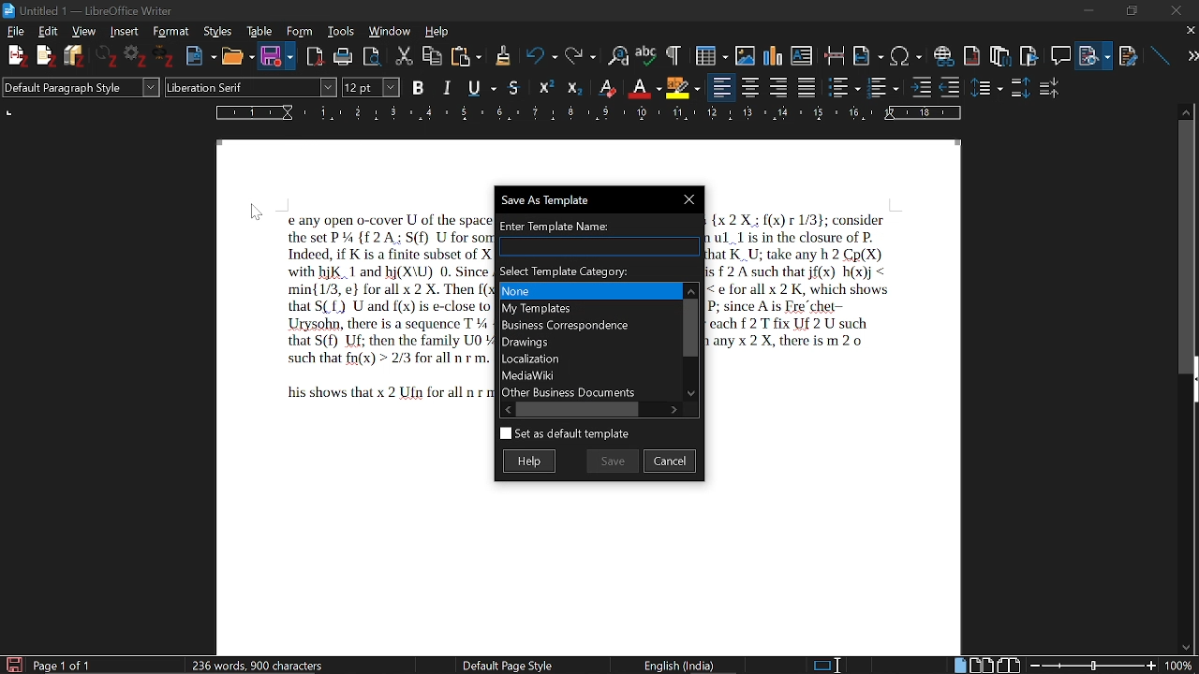 Image resolution: width=1199 pixels, height=674 pixels. Describe the element at coordinates (533, 461) in the screenshot. I see `Help` at that location.